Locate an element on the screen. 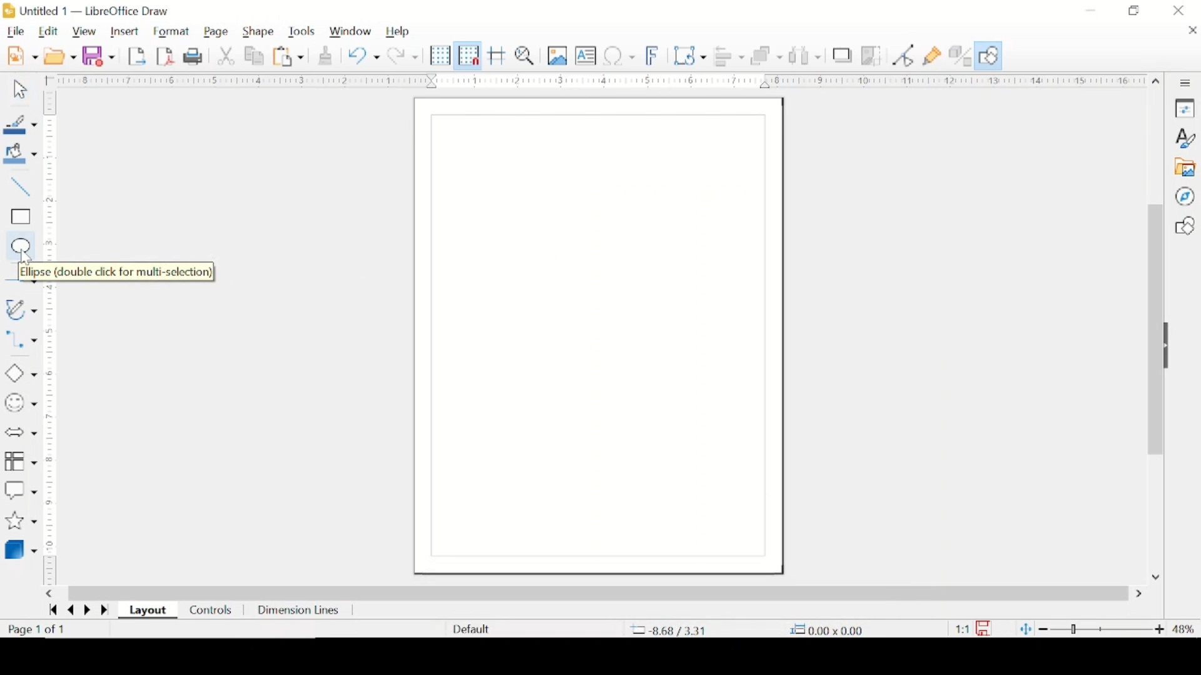  tools is located at coordinates (302, 32).